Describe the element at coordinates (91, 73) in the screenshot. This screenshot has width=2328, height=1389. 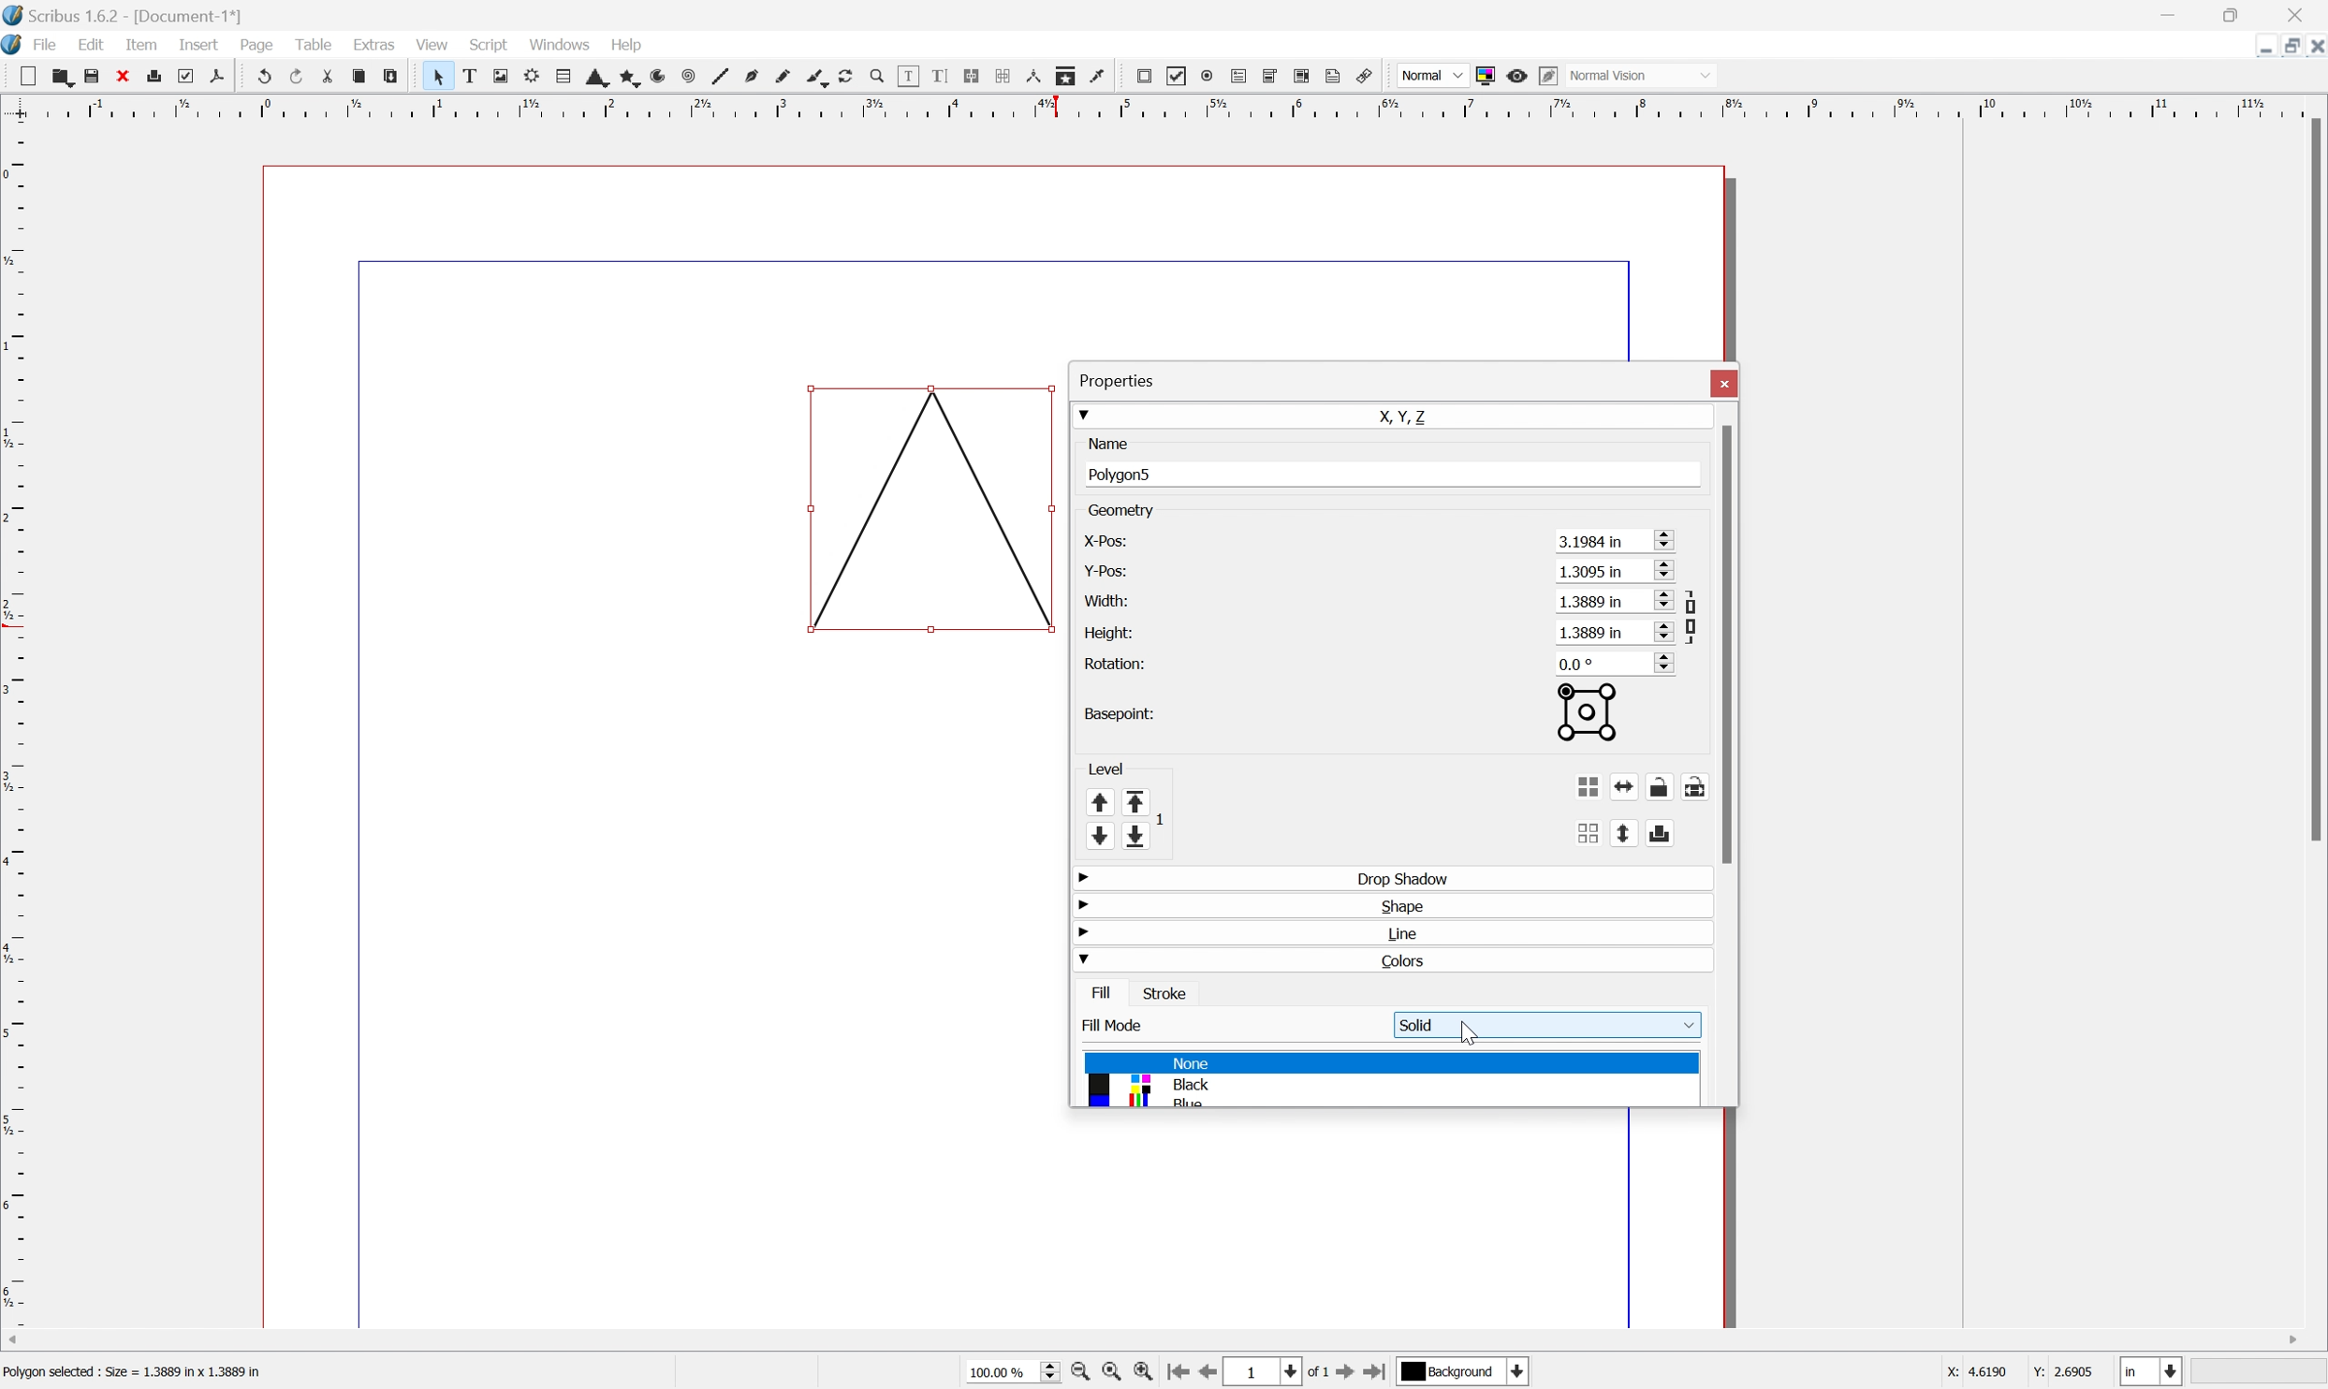
I see `Save` at that location.